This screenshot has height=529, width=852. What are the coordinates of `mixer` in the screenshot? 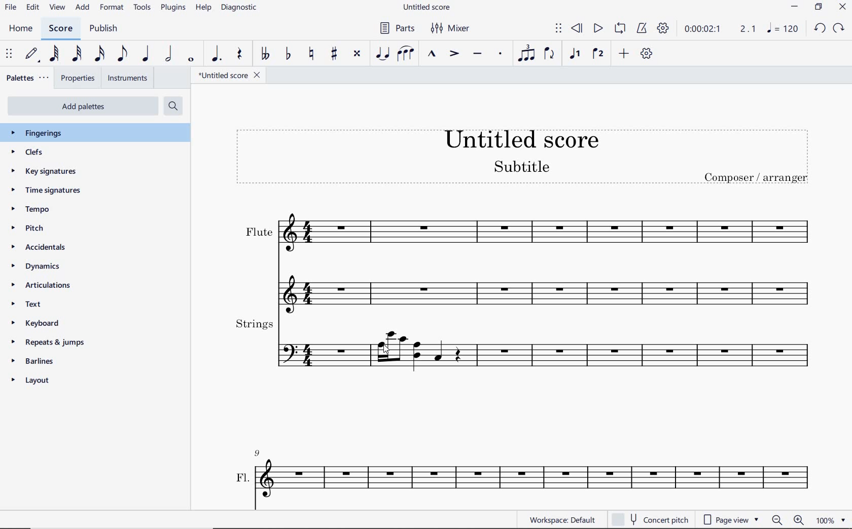 It's located at (450, 28).